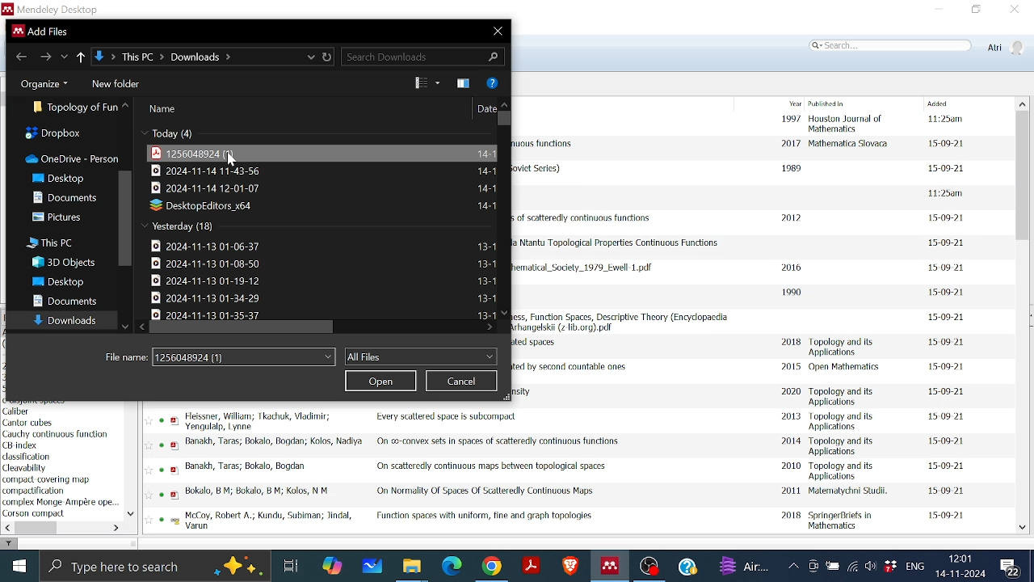 This screenshot has height=582, width=1034. I want to click on 2018, so click(788, 342).